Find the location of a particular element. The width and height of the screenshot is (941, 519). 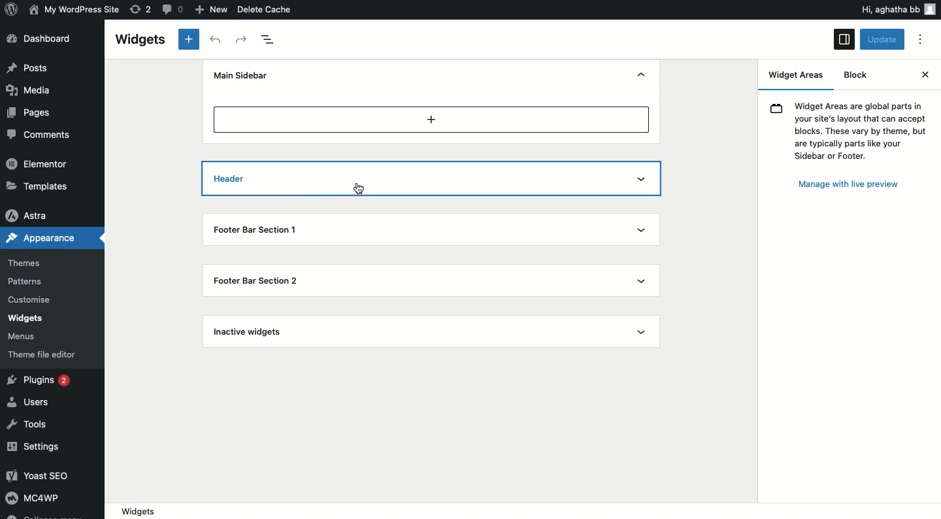

Widgets is located at coordinates (25, 318).